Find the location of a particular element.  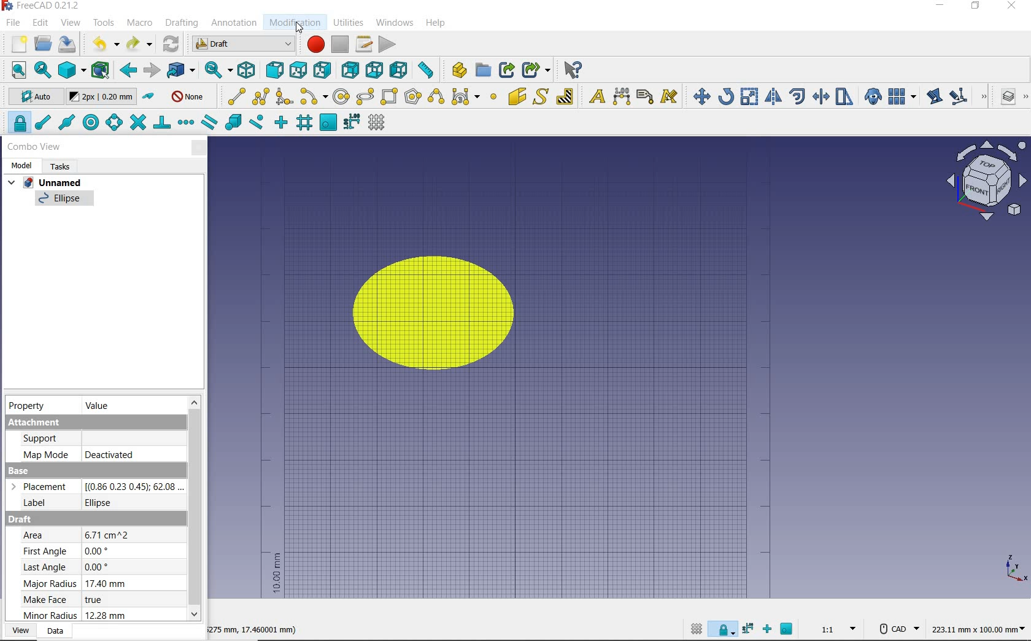

top is located at coordinates (299, 69).